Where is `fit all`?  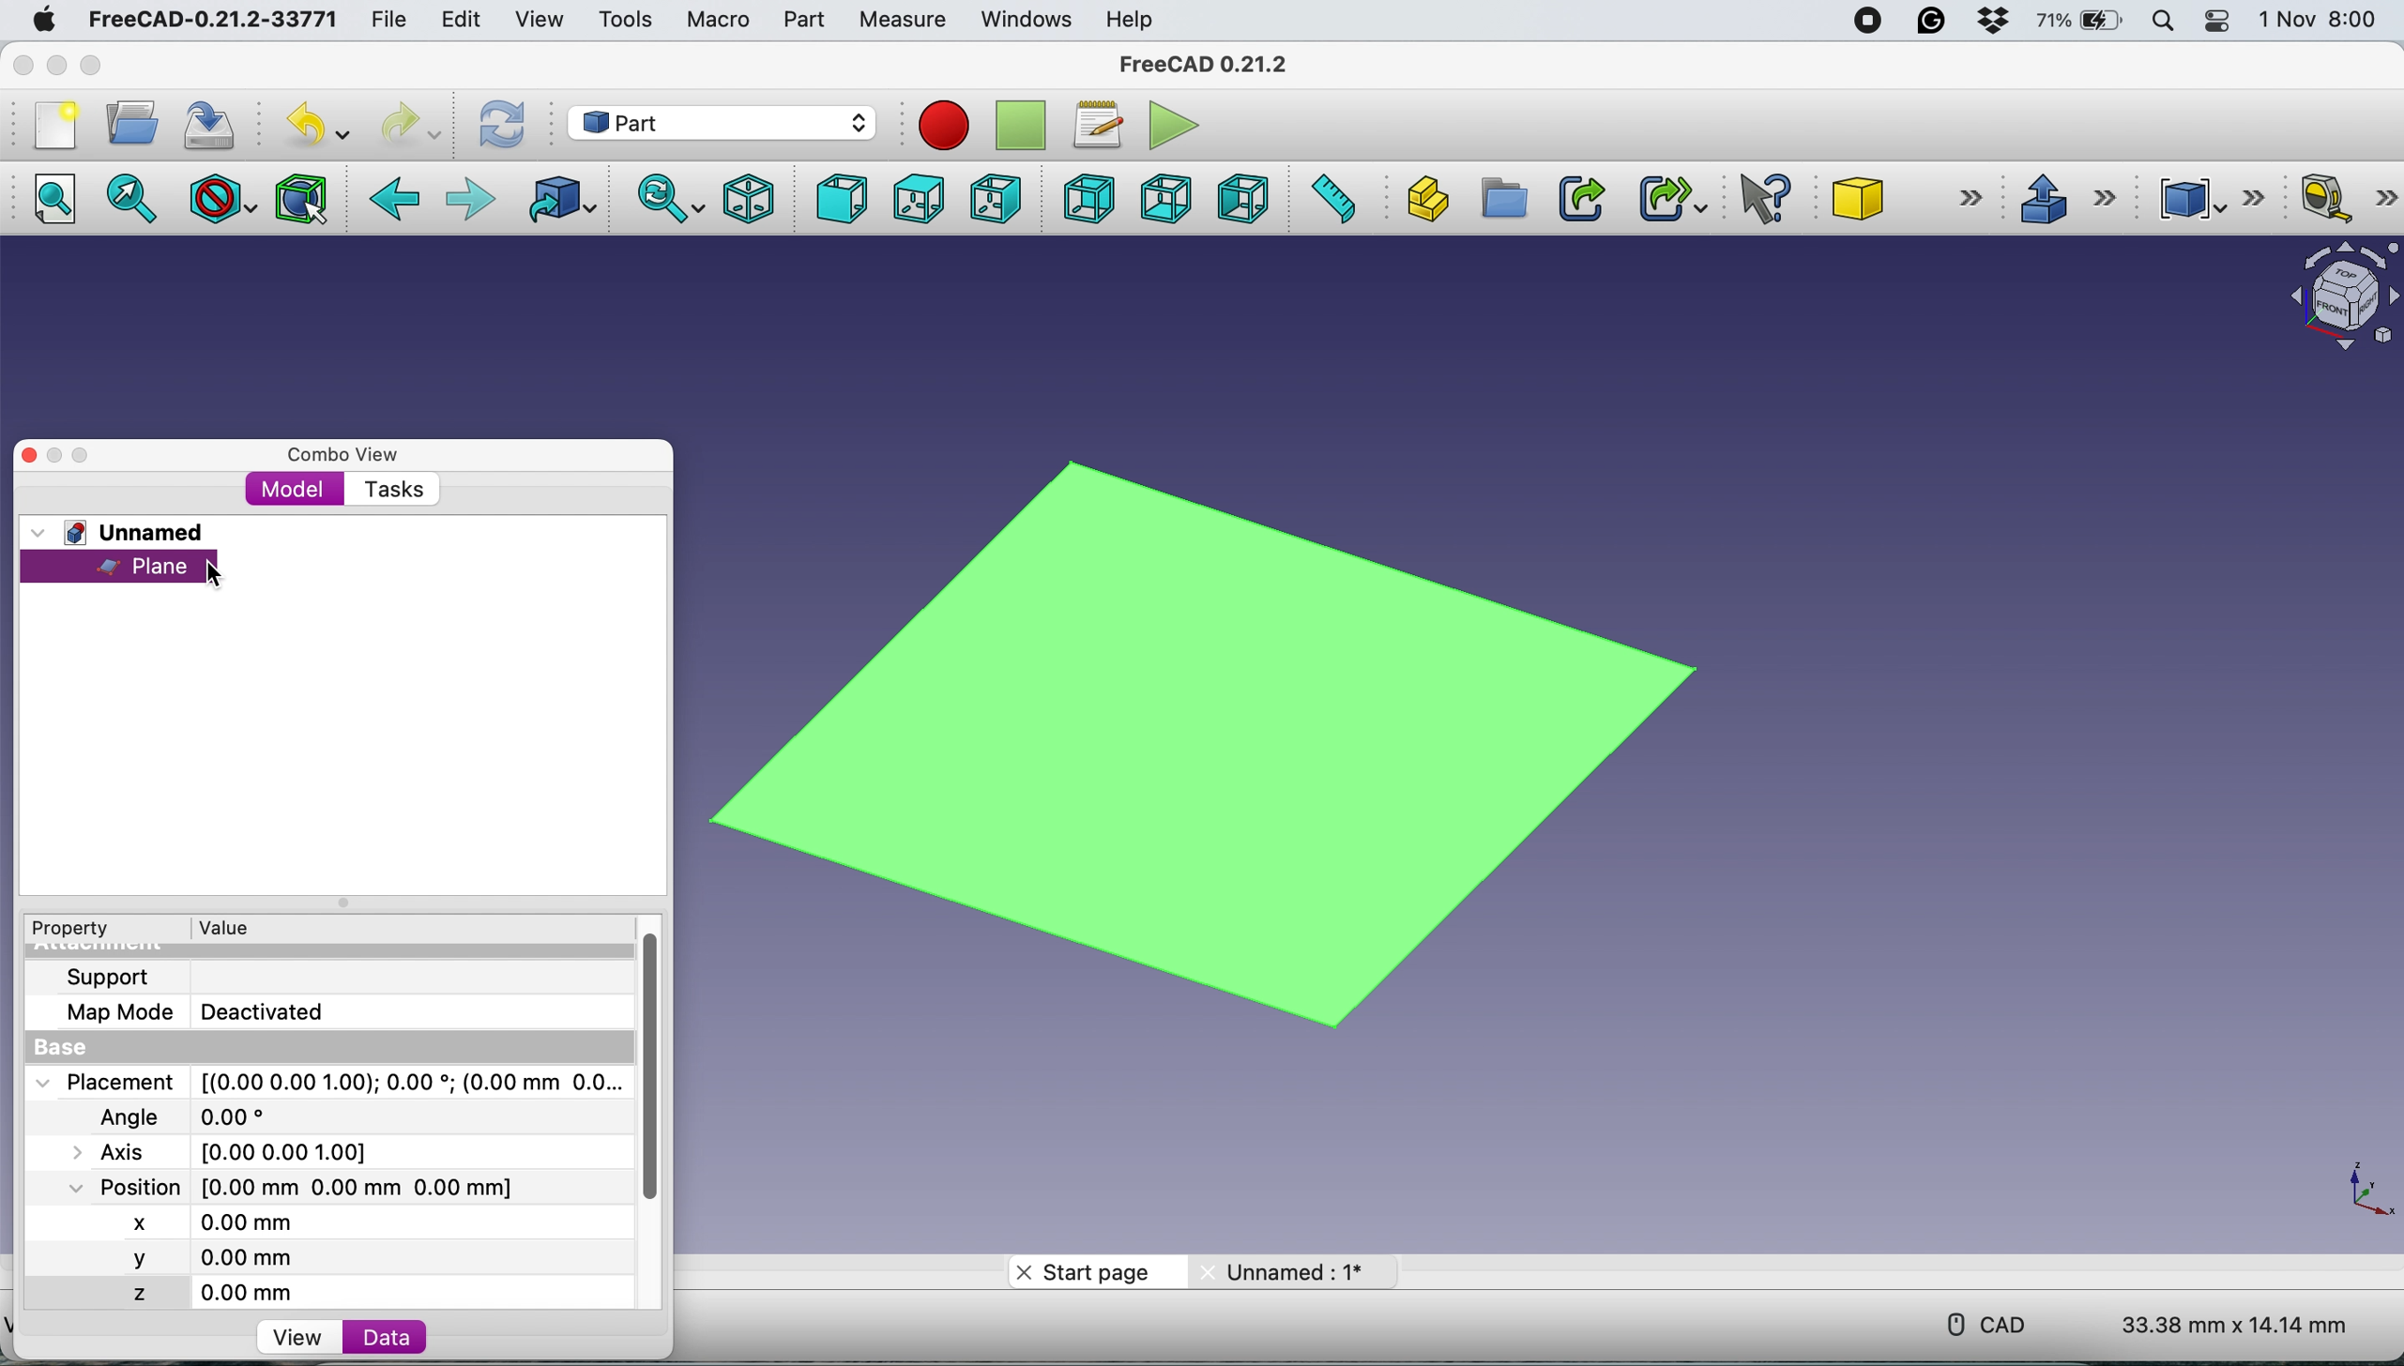 fit all is located at coordinates (56, 200).